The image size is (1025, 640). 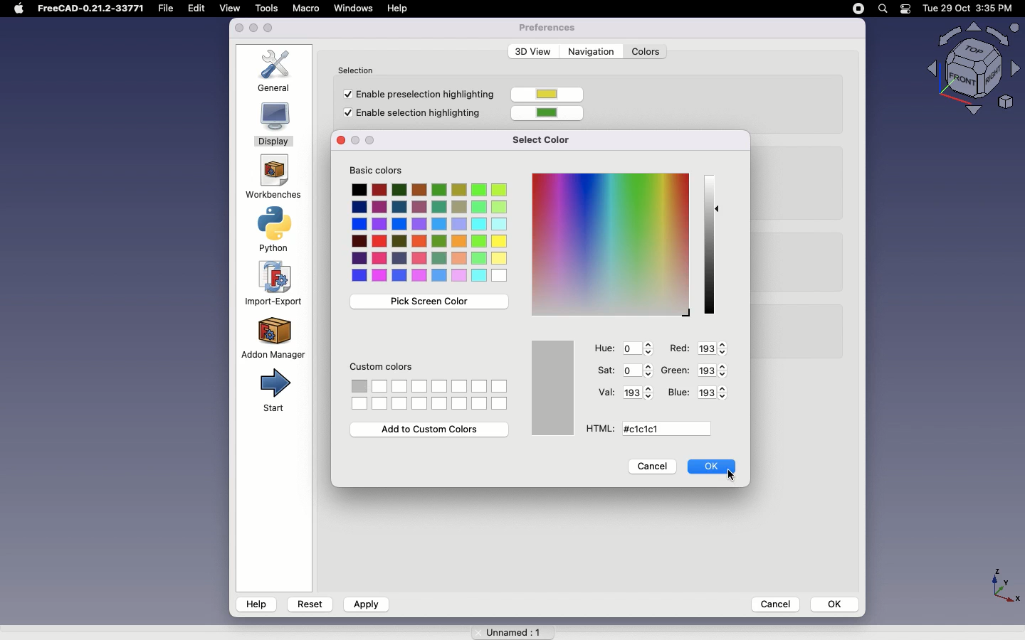 I want to click on Start, so click(x=273, y=391).